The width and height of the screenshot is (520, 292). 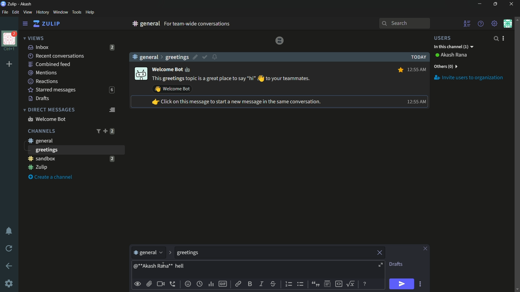 I want to click on add emoji, so click(x=188, y=284).